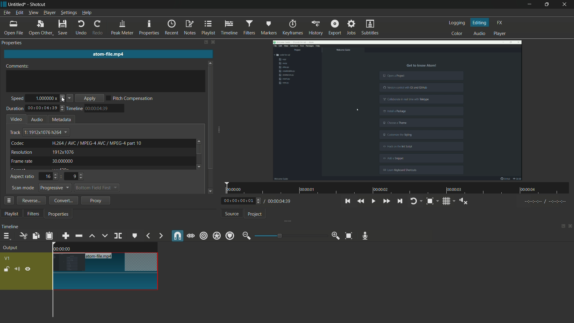 The width and height of the screenshot is (574, 323). Describe the element at coordinates (351, 27) in the screenshot. I see `jobs` at that location.